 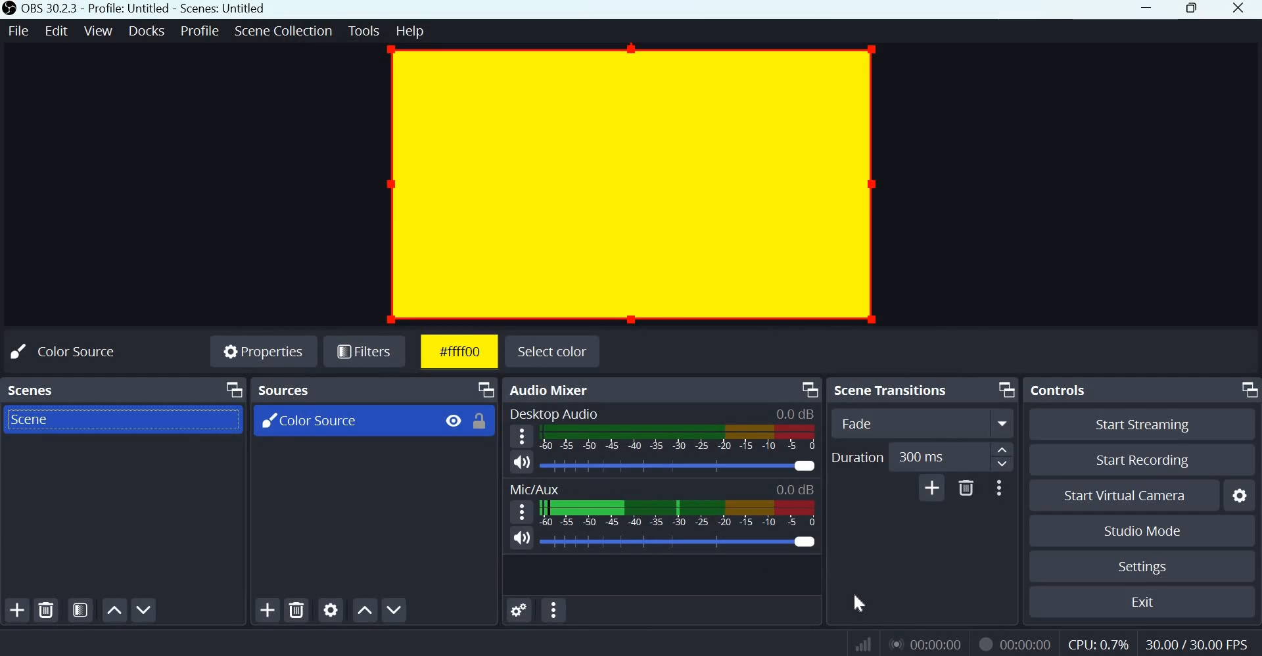 I want to click on Start recording, so click(x=1150, y=461).